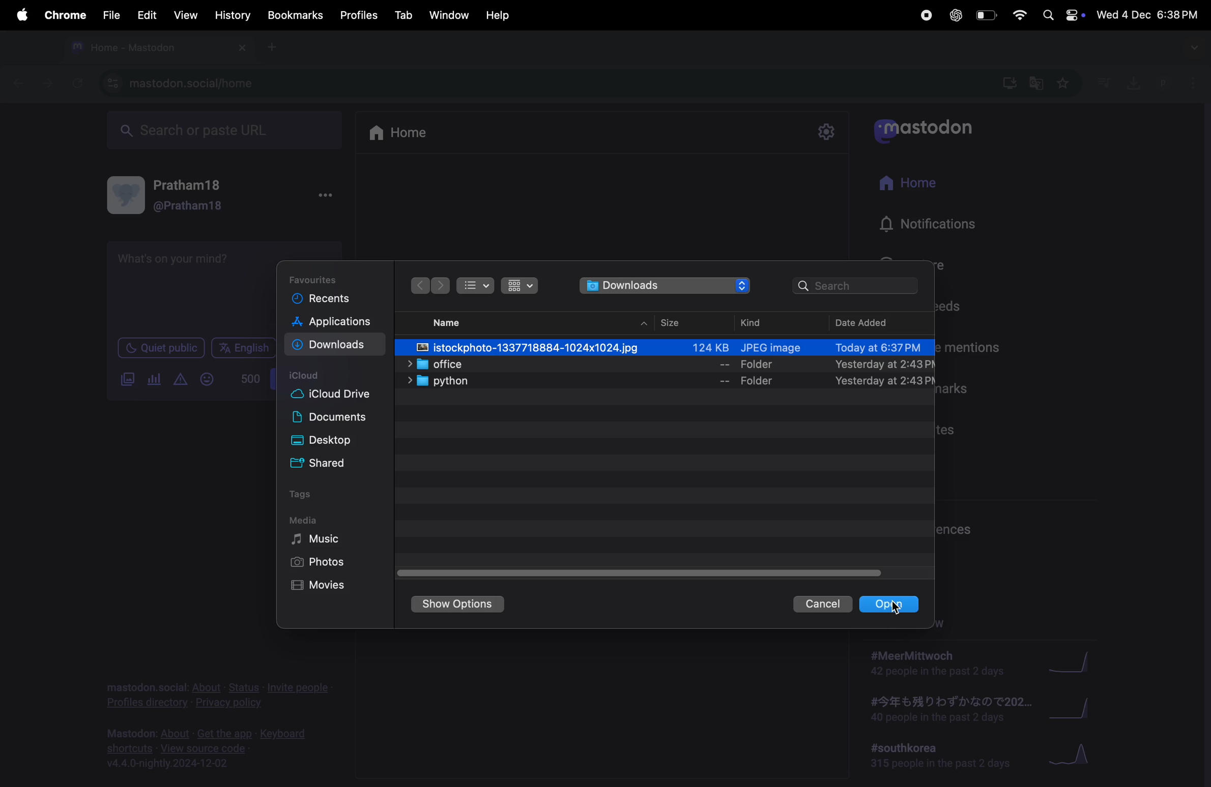 This screenshot has width=1211, height=787. Describe the element at coordinates (1076, 660) in the screenshot. I see `Graph` at that location.